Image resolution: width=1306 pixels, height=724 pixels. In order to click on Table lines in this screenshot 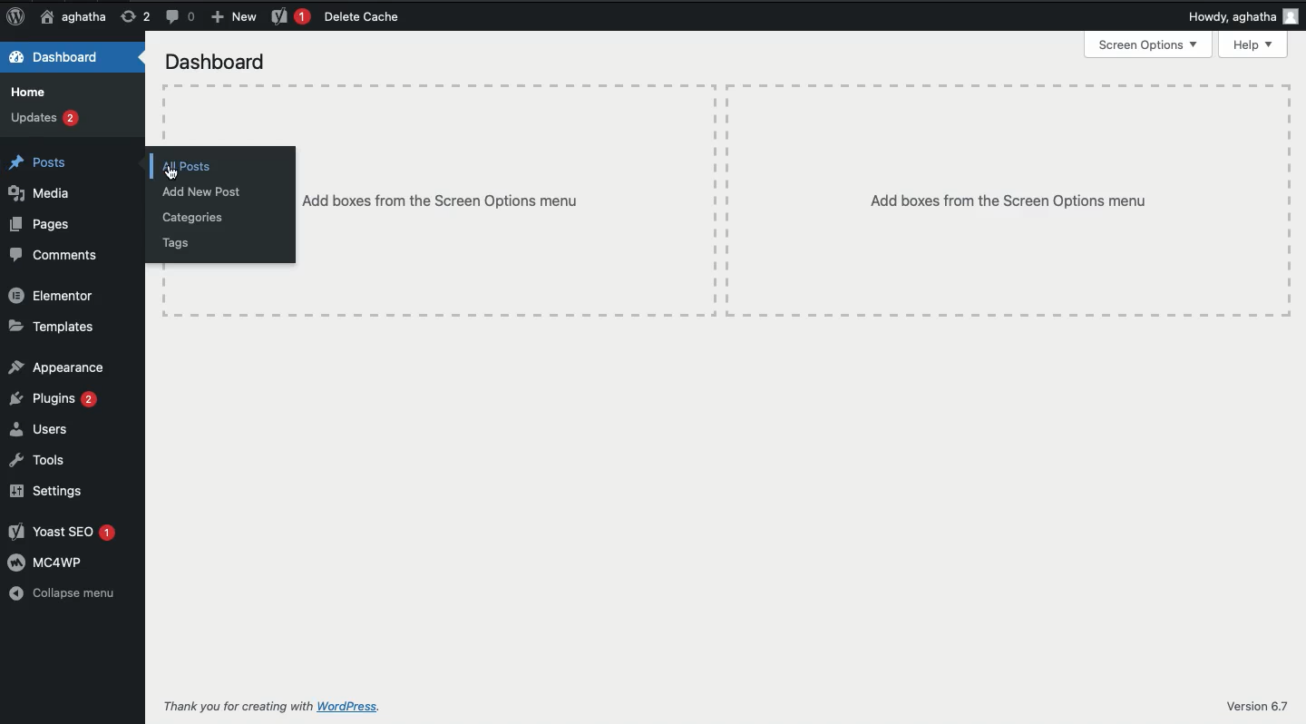, I will do `click(721, 198)`.